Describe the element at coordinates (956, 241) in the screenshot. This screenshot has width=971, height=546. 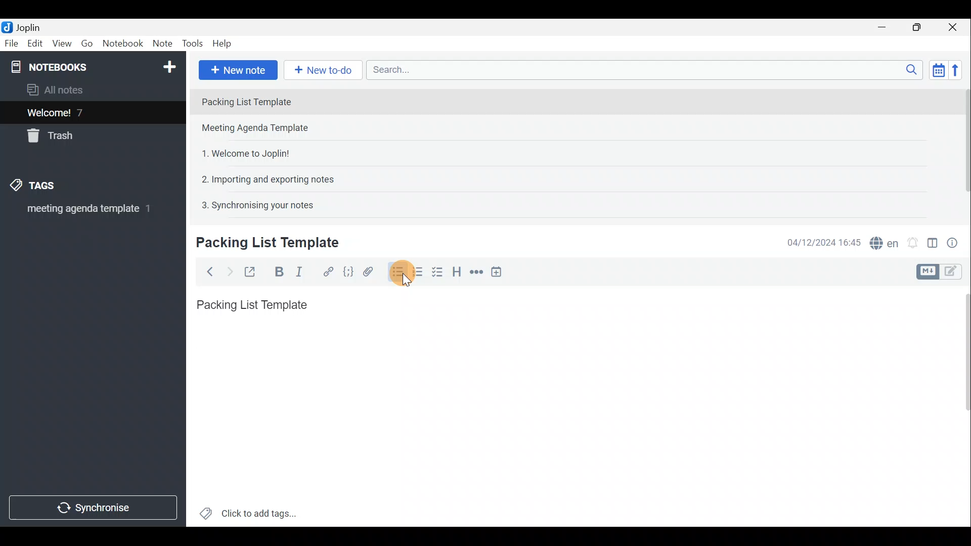
I see `Note properties` at that location.